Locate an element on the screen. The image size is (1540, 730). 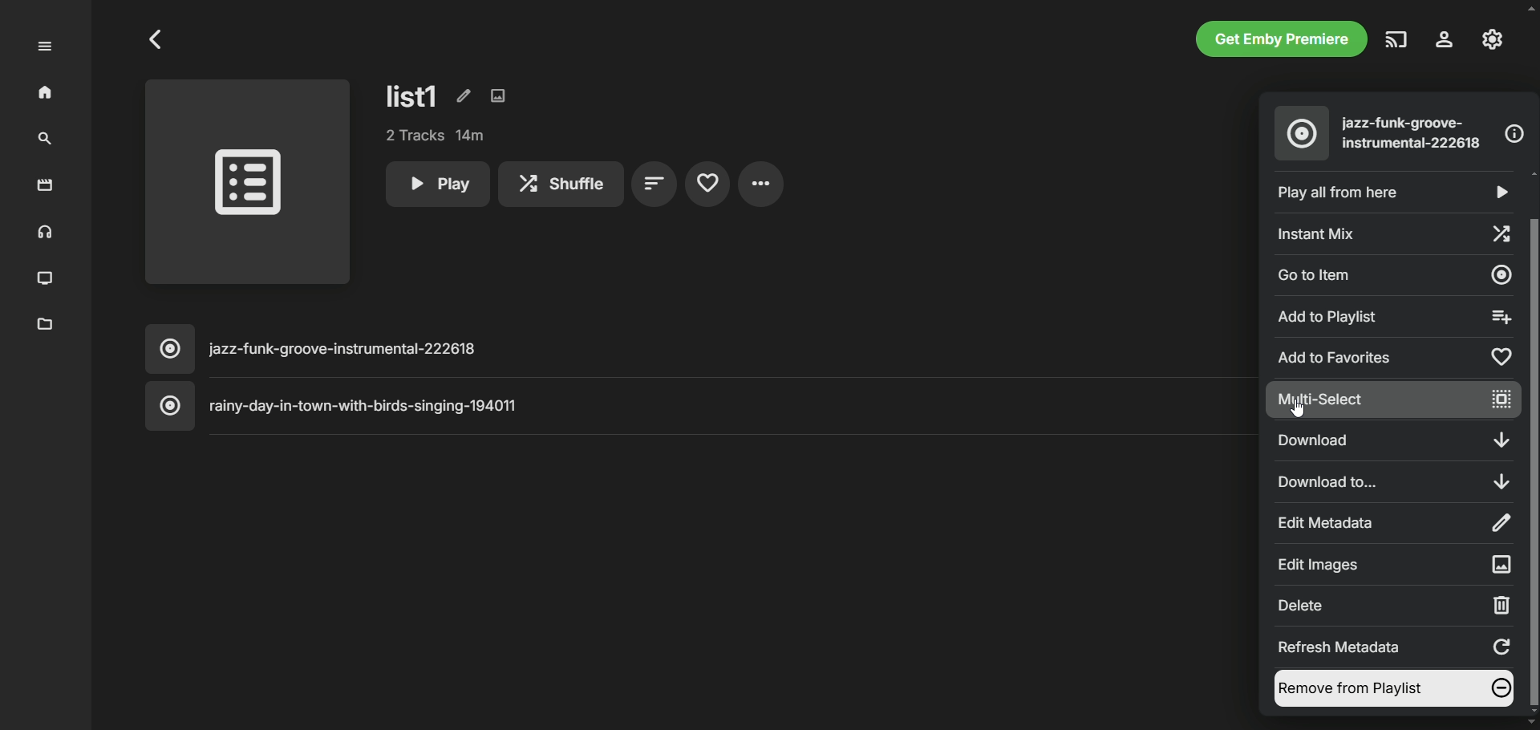
TV shows is located at coordinates (47, 279).